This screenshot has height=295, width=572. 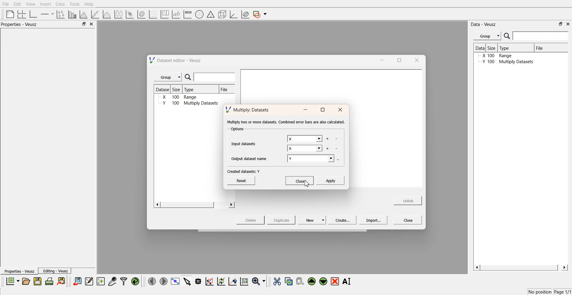 I want to click on Data - Veusz, so click(x=484, y=24).